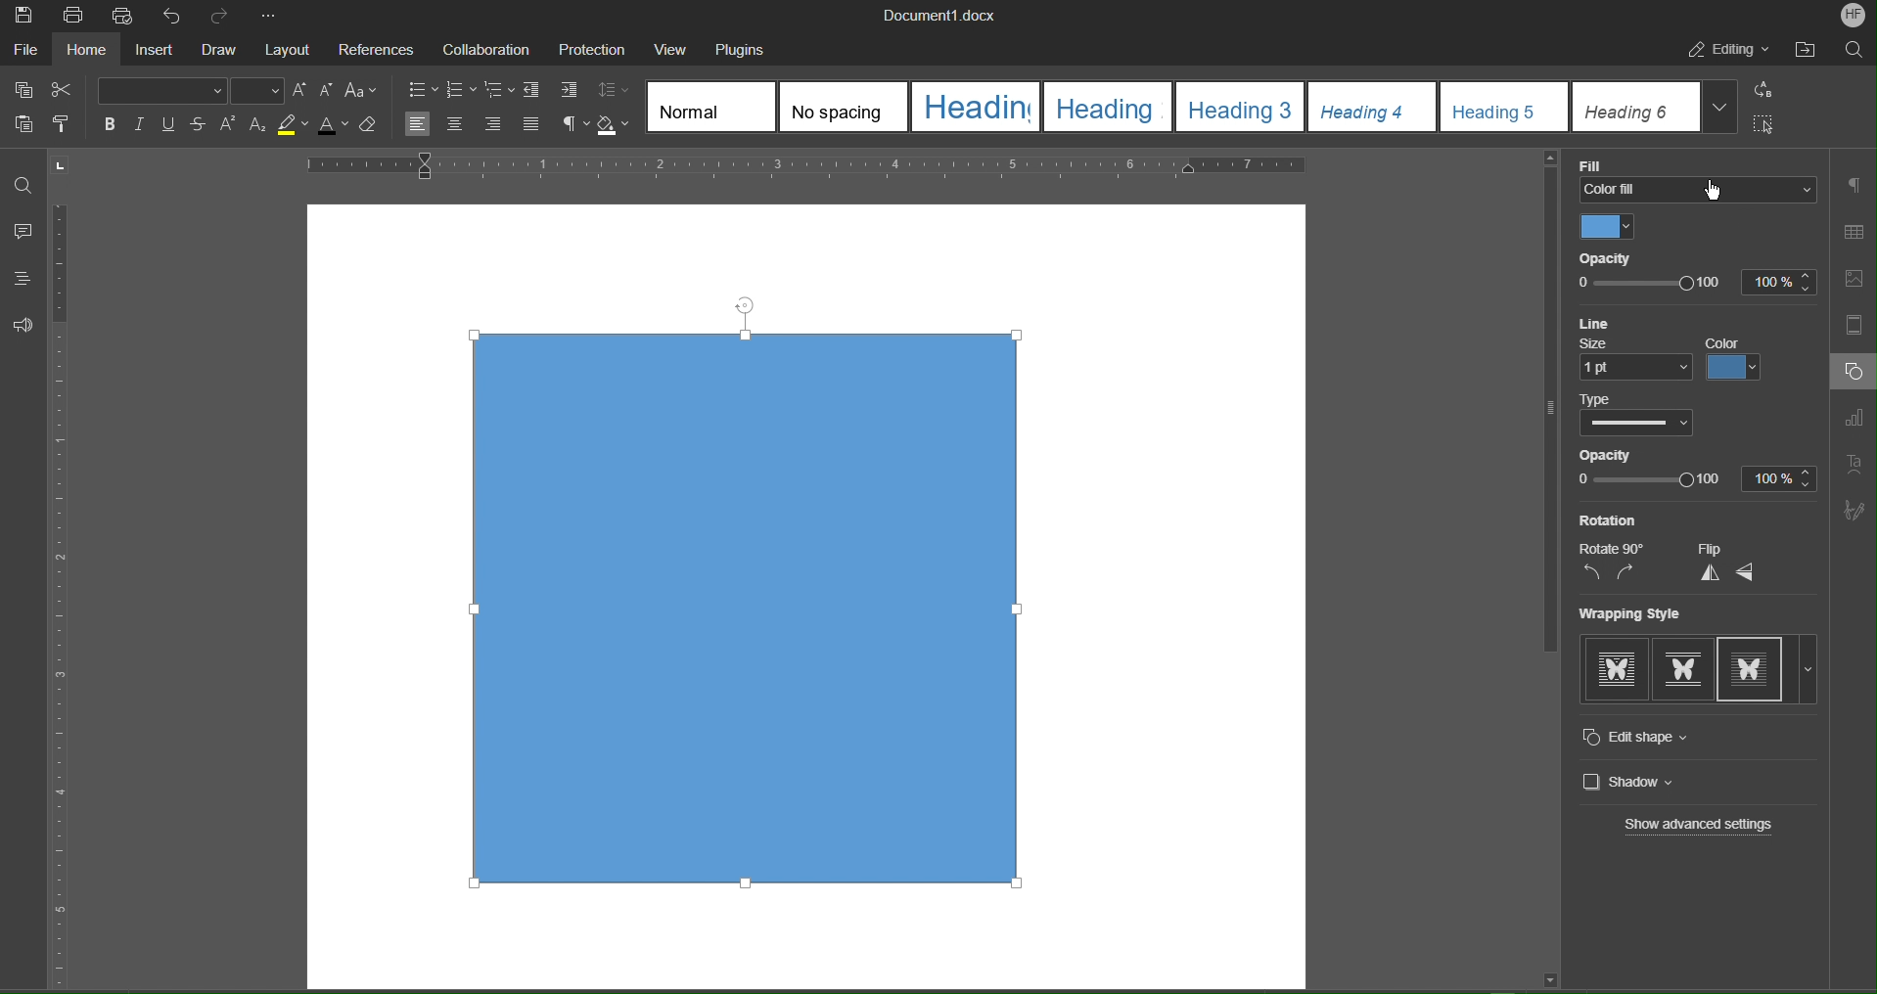  Describe the element at coordinates (1854, 511) in the screenshot. I see `Signature` at that location.